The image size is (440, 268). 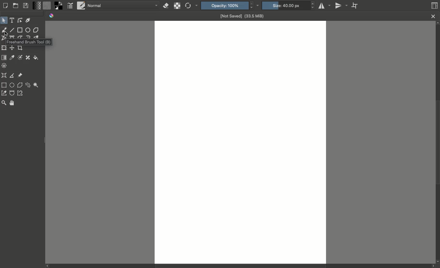 I want to click on Move a layer, so click(x=12, y=48).